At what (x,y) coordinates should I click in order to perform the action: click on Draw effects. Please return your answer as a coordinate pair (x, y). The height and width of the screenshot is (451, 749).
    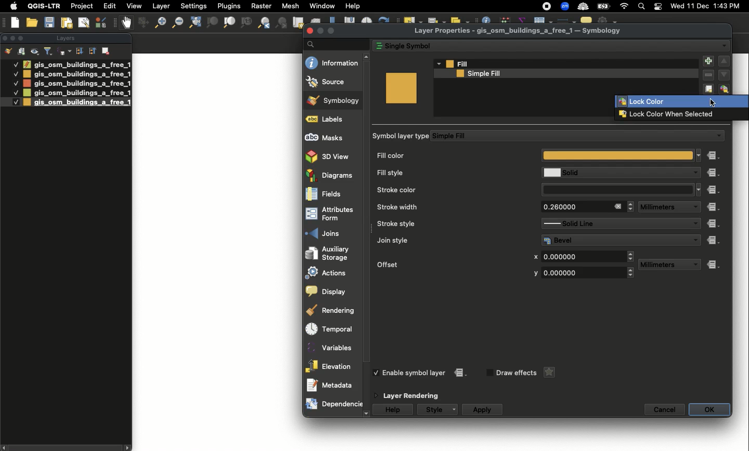
    Looking at the image, I should click on (516, 373).